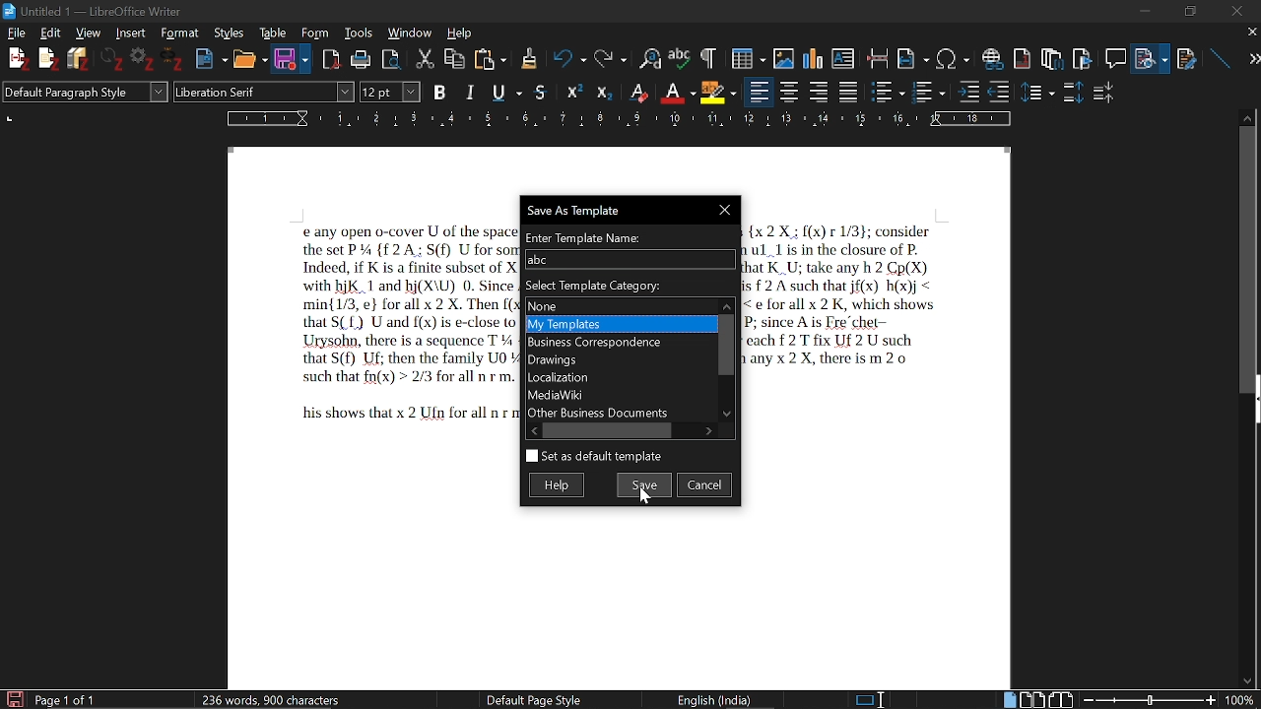 This screenshot has width=1261, height=709. Describe the element at coordinates (1035, 698) in the screenshot. I see `Multiple pages` at that location.